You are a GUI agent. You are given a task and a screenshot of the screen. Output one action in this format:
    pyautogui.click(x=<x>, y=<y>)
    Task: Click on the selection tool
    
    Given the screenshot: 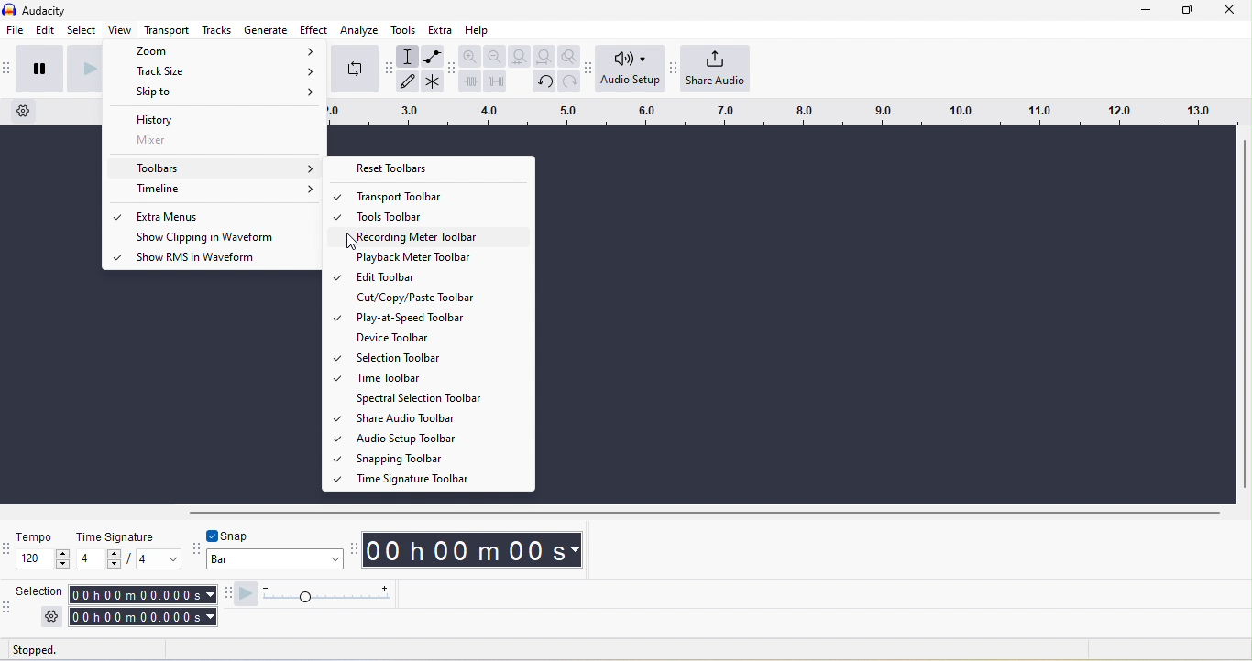 What is the action you would take?
    pyautogui.click(x=407, y=56)
    